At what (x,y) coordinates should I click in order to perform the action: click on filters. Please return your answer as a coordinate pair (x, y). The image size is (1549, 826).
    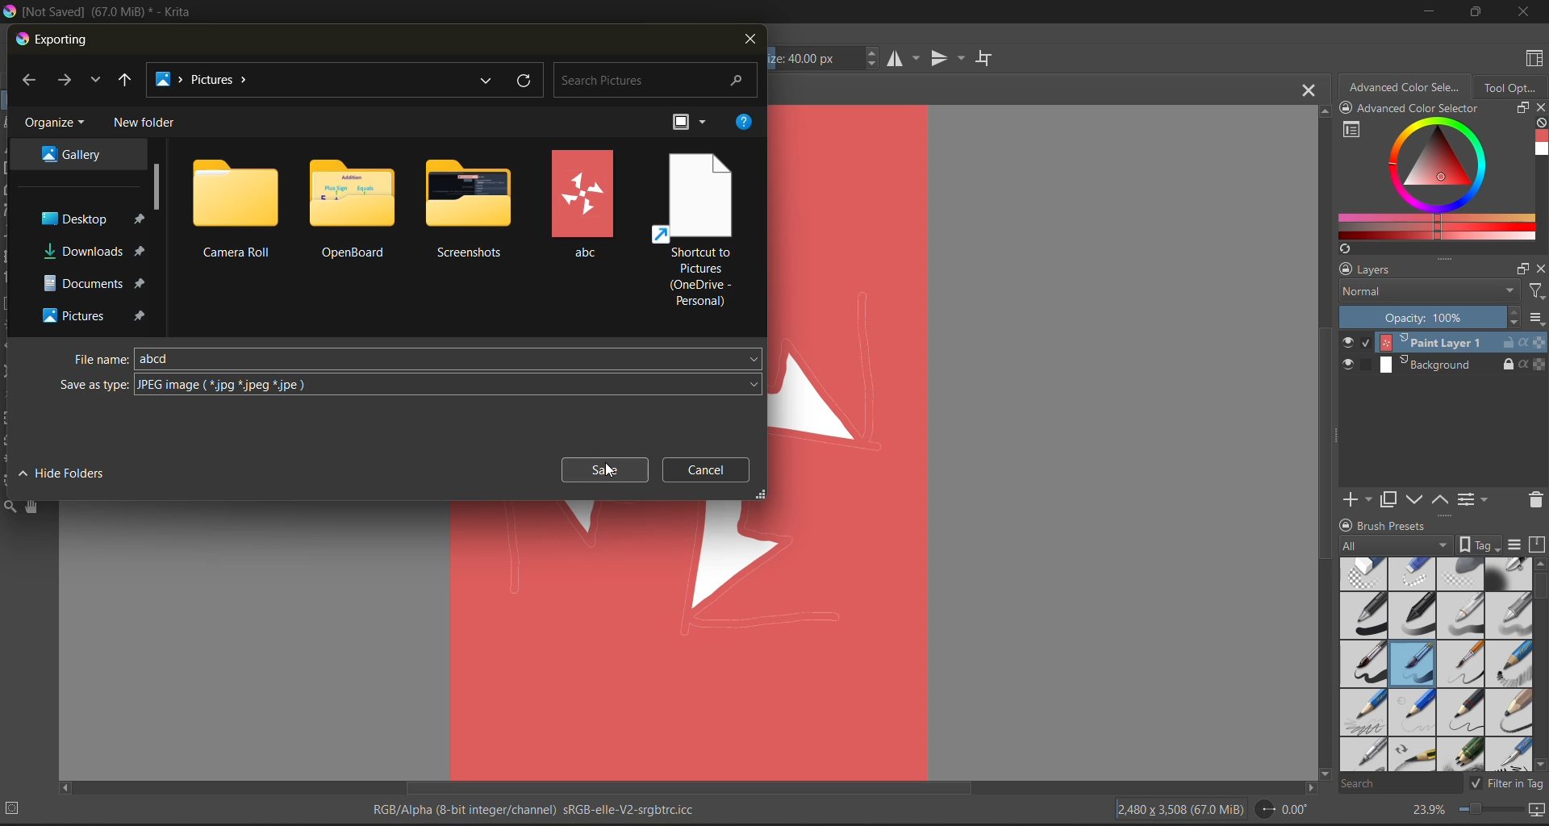
    Looking at the image, I should click on (1536, 294).